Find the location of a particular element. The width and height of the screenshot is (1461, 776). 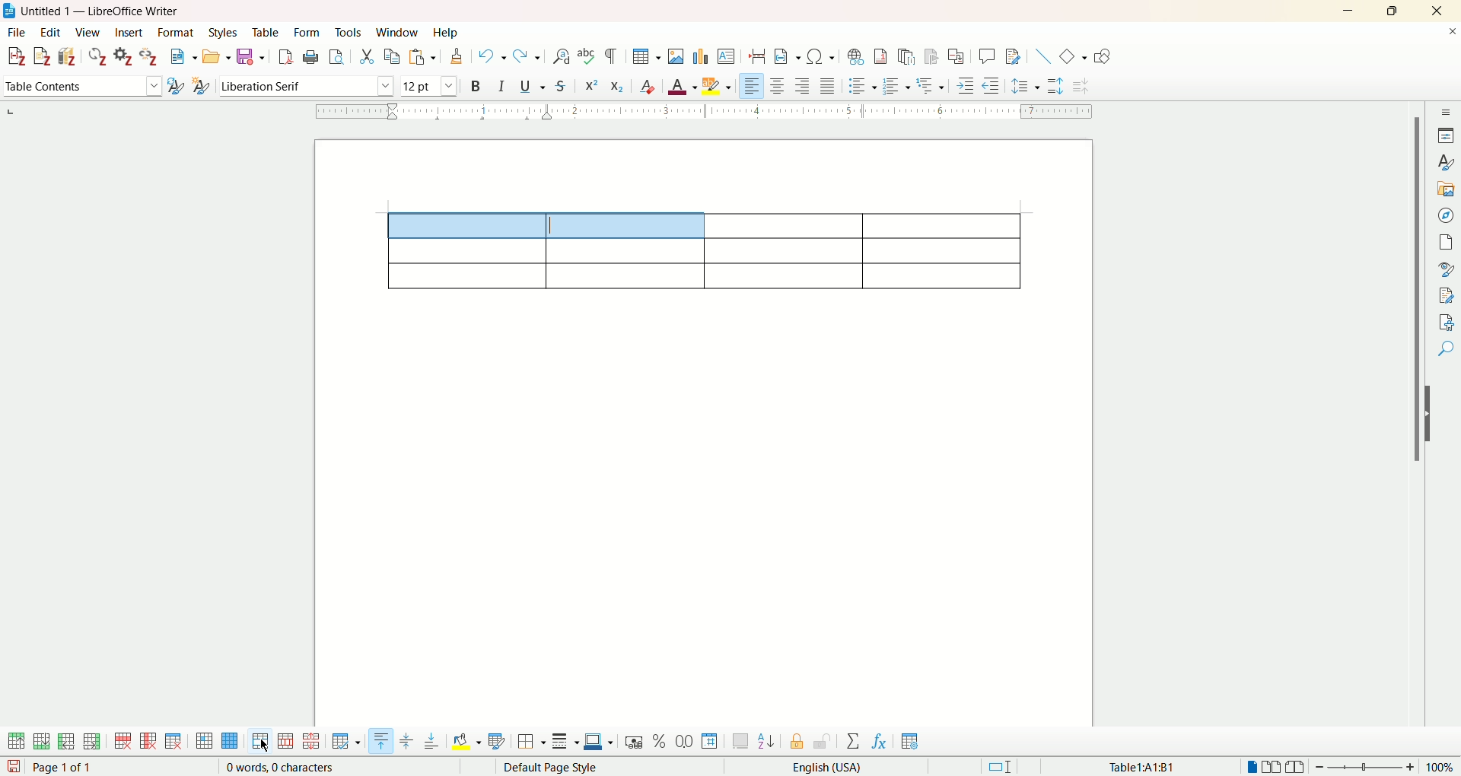

add citation is located at coordinates (15, 58).